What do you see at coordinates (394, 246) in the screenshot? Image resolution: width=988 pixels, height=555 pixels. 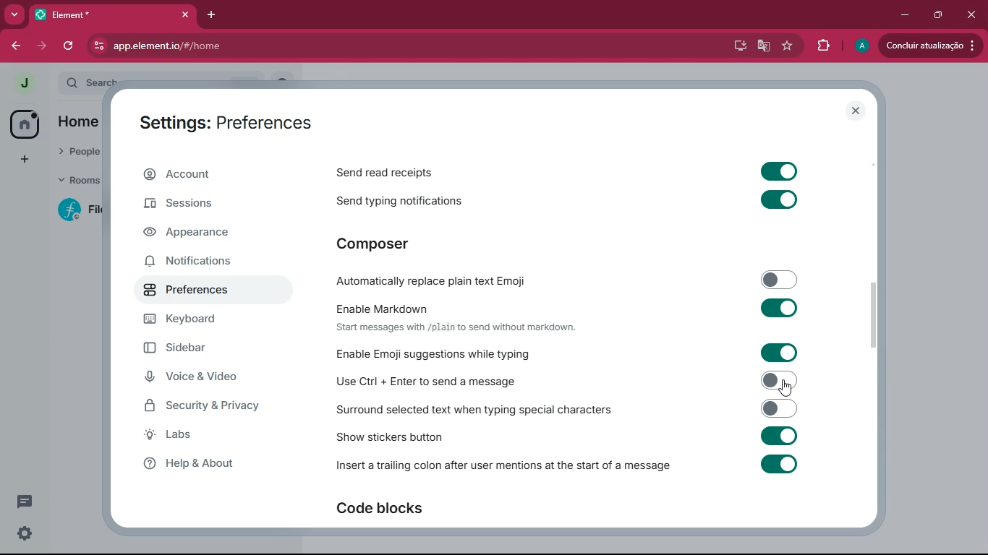 I see `composer` at bounding box center [394, 246].